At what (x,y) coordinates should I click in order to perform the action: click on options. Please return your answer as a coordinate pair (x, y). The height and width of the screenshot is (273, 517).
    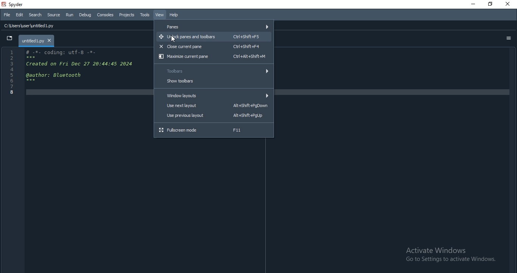
    Looking at the image, I should click on (509, 39).